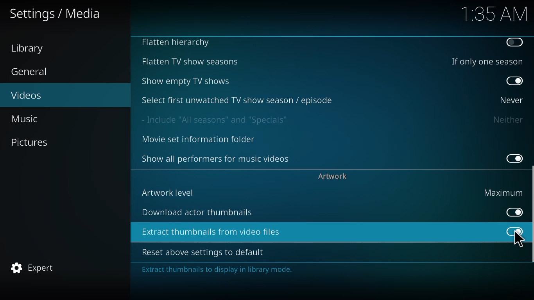 The width and height of the screenshot is (534, 300). Describe the element at coordinates (518, 231) in the screenshot. I see `enabled` at that location.